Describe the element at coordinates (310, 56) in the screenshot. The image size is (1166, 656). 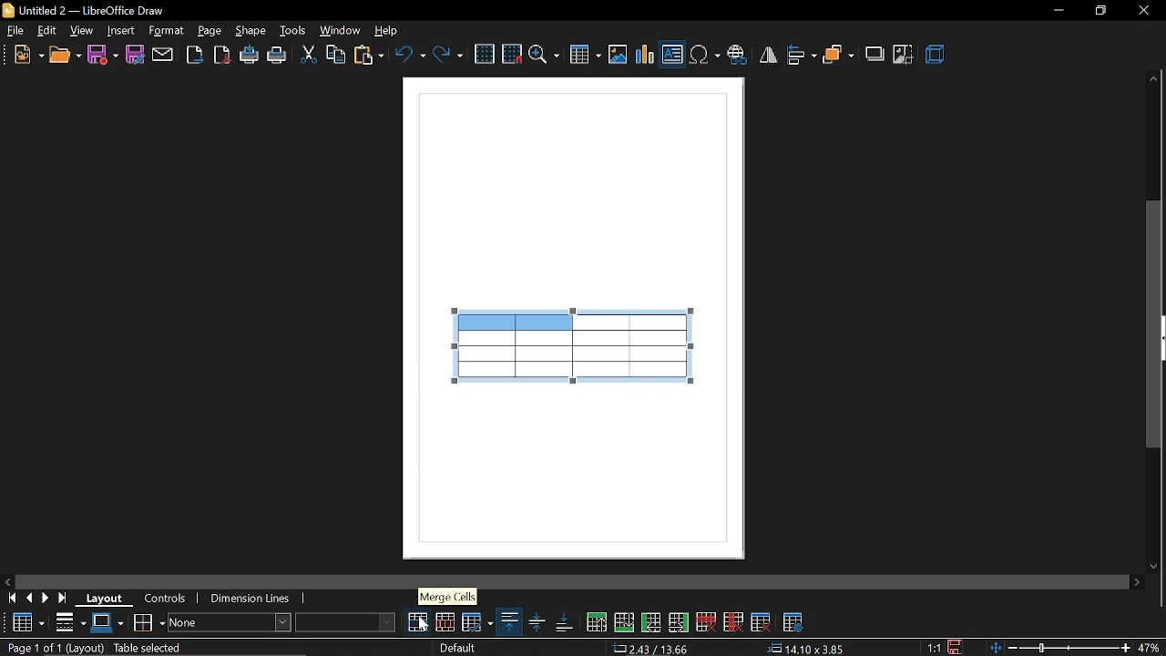
I see `cut ` at that location.